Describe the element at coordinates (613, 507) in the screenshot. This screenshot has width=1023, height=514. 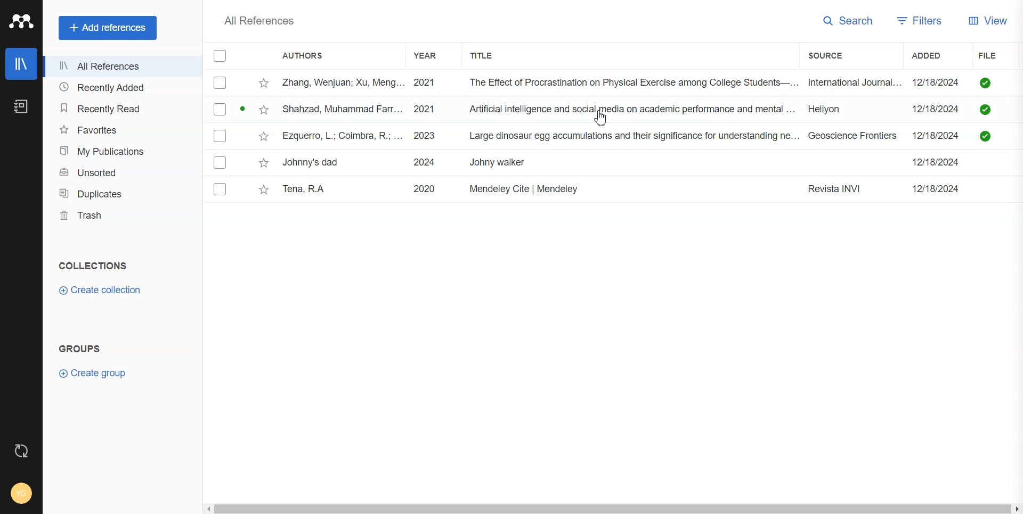
I see `Horizontal scroll bar` at that location.